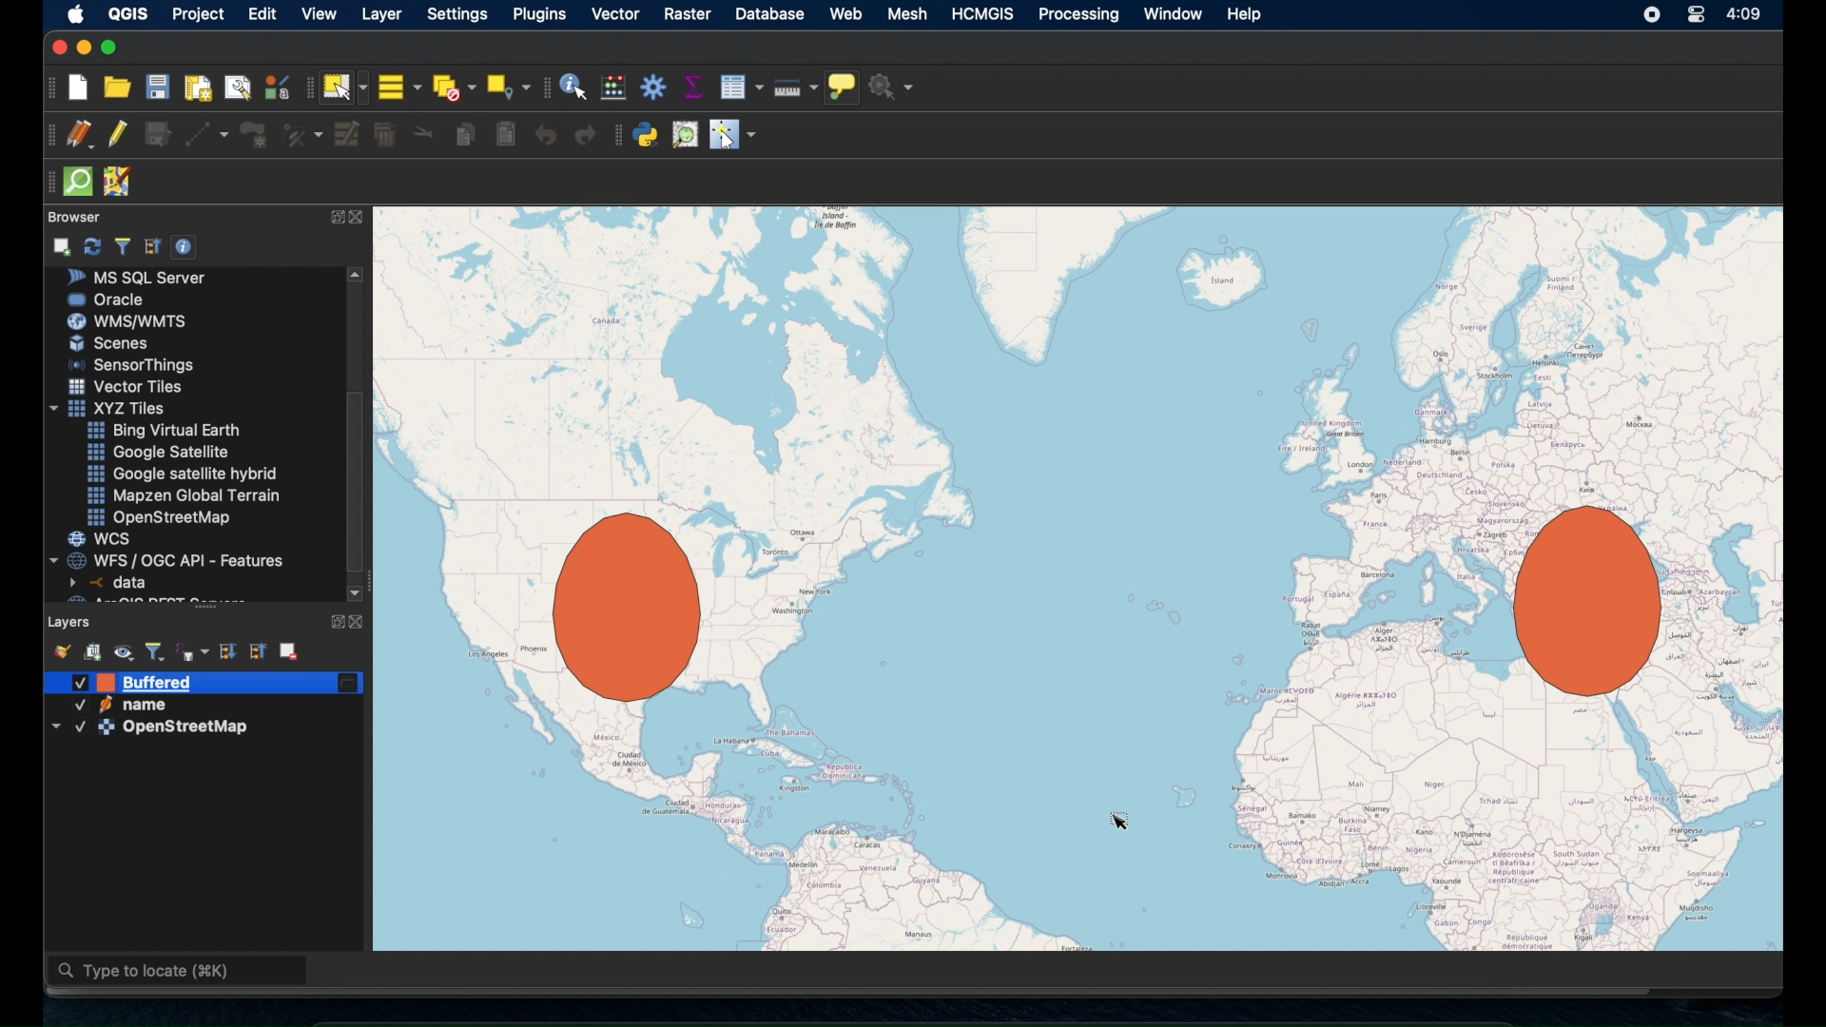  What do you see at coordinates (255, 133) in the screenshot?
I see `add point feature` at bounding box center [255, 133].